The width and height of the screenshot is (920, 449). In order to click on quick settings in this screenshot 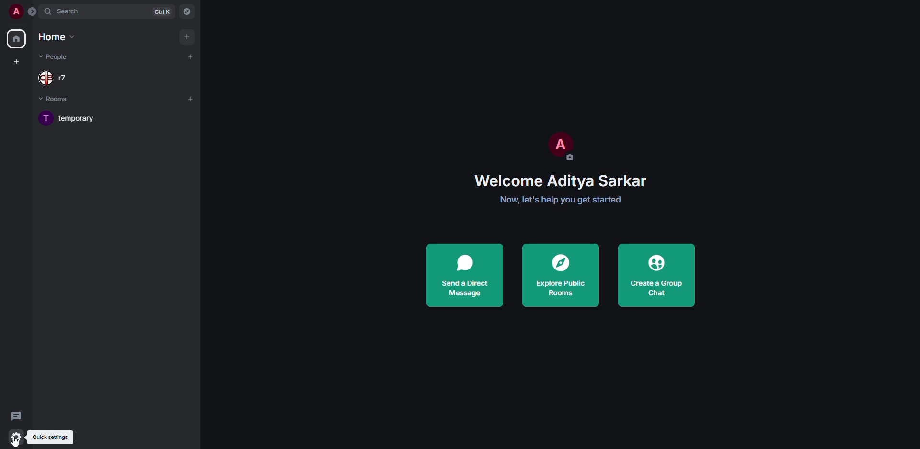, I will do `click(49, 438)`.